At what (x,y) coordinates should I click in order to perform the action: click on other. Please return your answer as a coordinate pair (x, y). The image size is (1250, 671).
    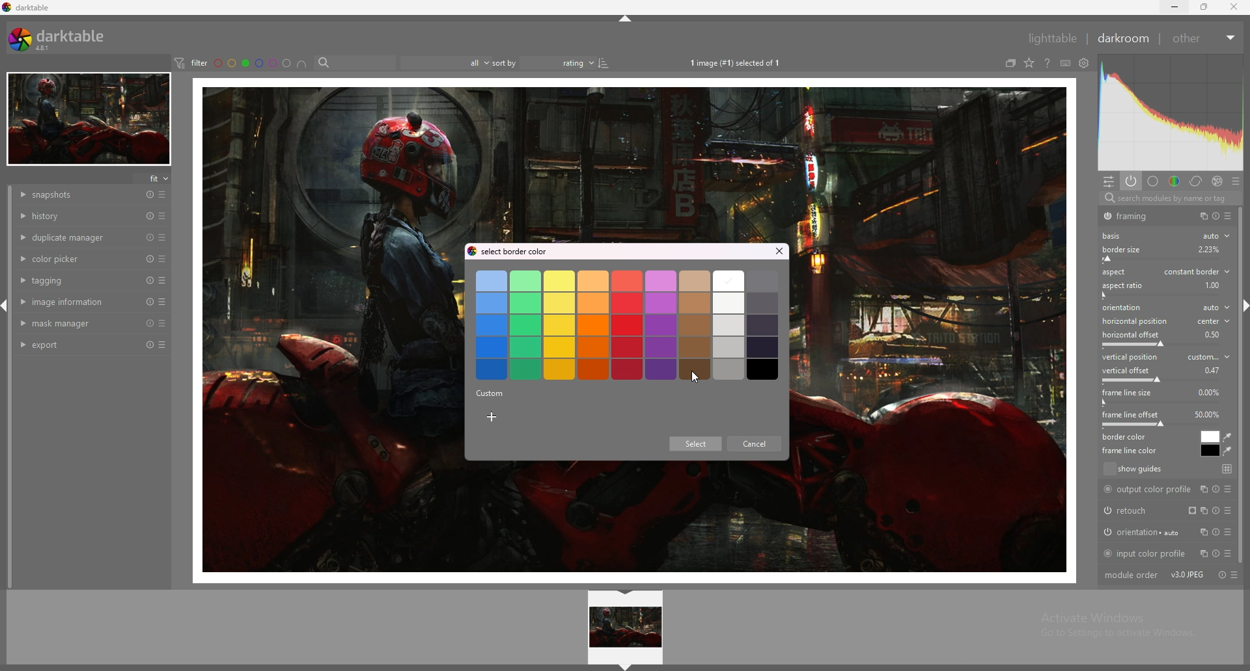
    Looking at the image, I should click on (1204, 38).